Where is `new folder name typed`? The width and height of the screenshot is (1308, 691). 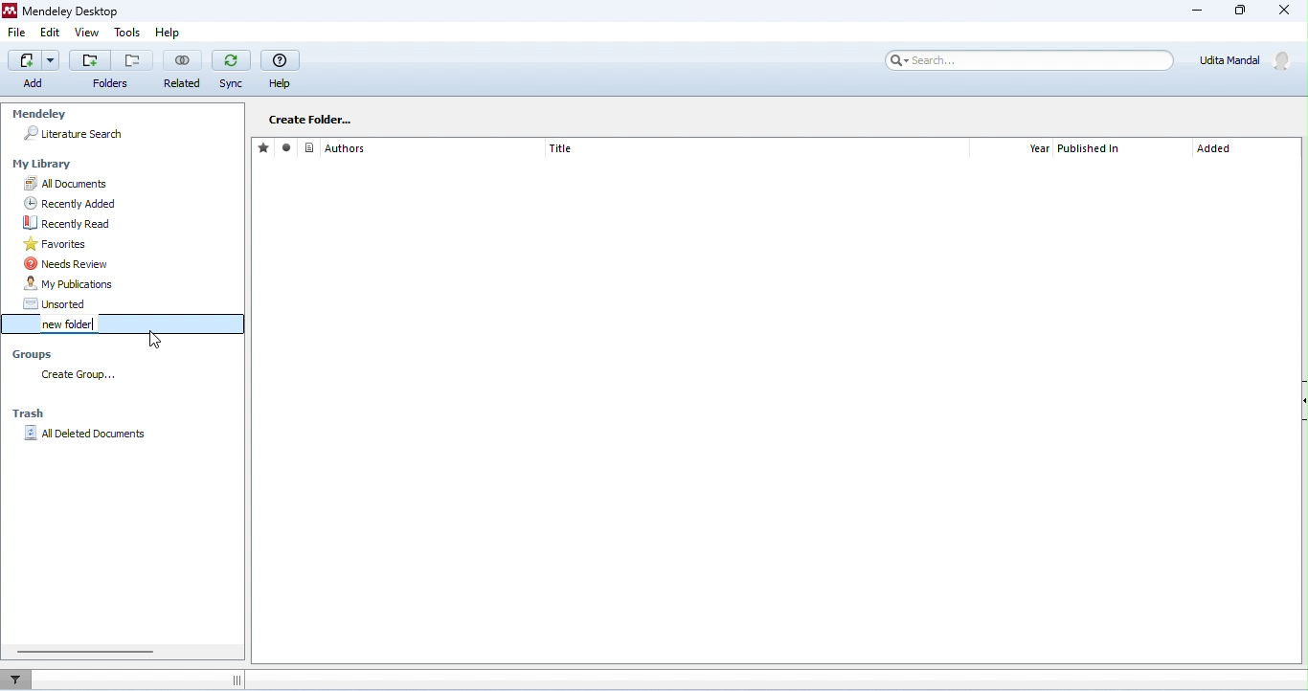 new folder name typed is located at coordinates (64, 324).